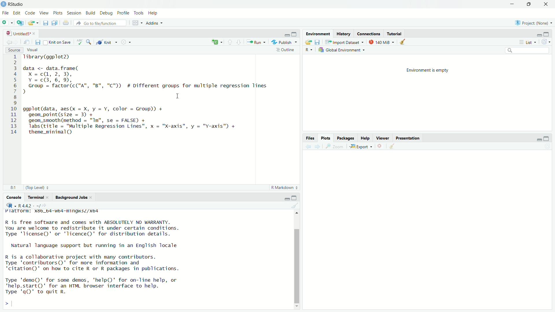 The height and width of the screenshot is (312, 555). I want to click on RStudio, so click(14, 4).